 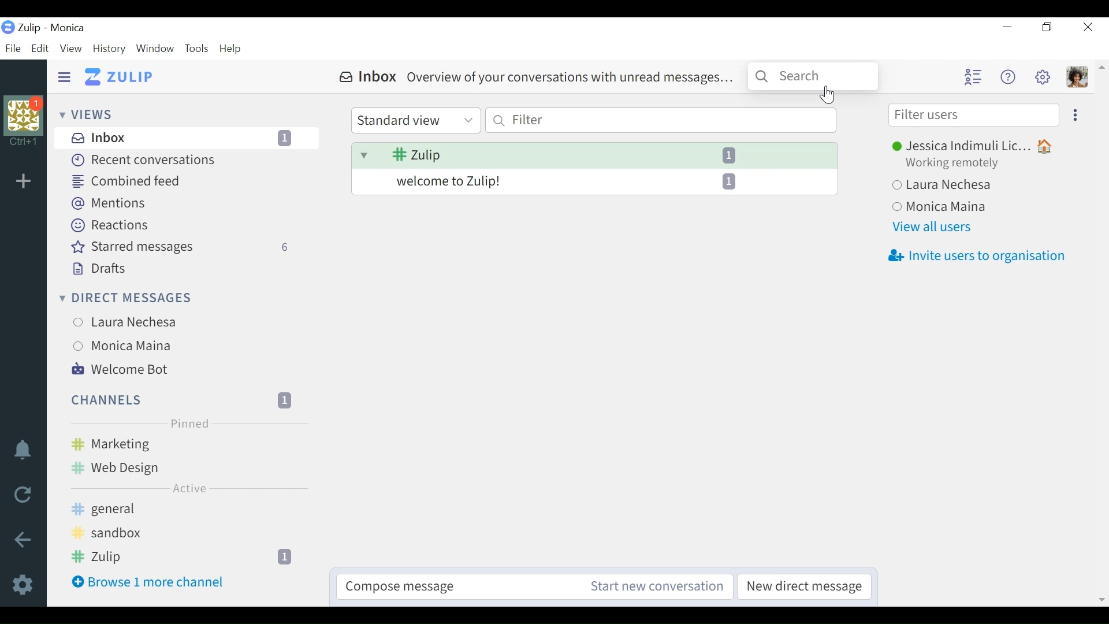 I want to click on Pinned, so click(x=190, y=424).